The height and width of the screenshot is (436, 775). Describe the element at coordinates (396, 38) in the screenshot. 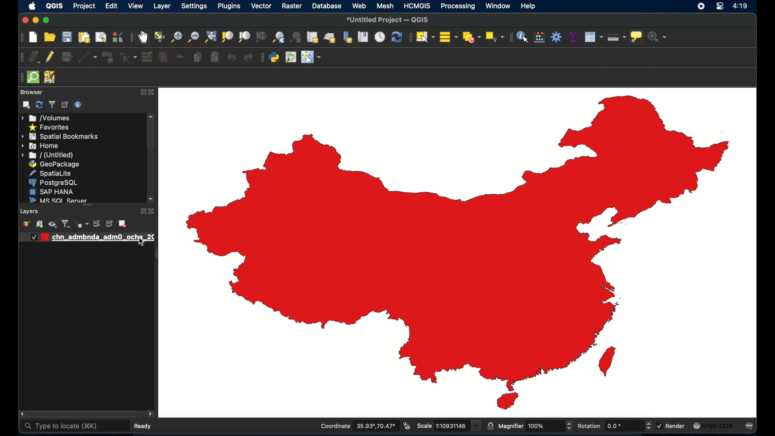

I see `refresh` at that location.